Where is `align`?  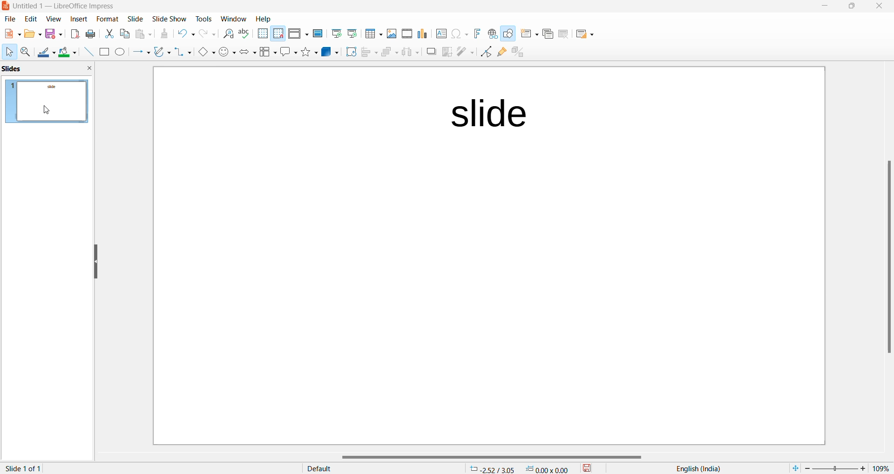
align is located at coordinates (370, 53).